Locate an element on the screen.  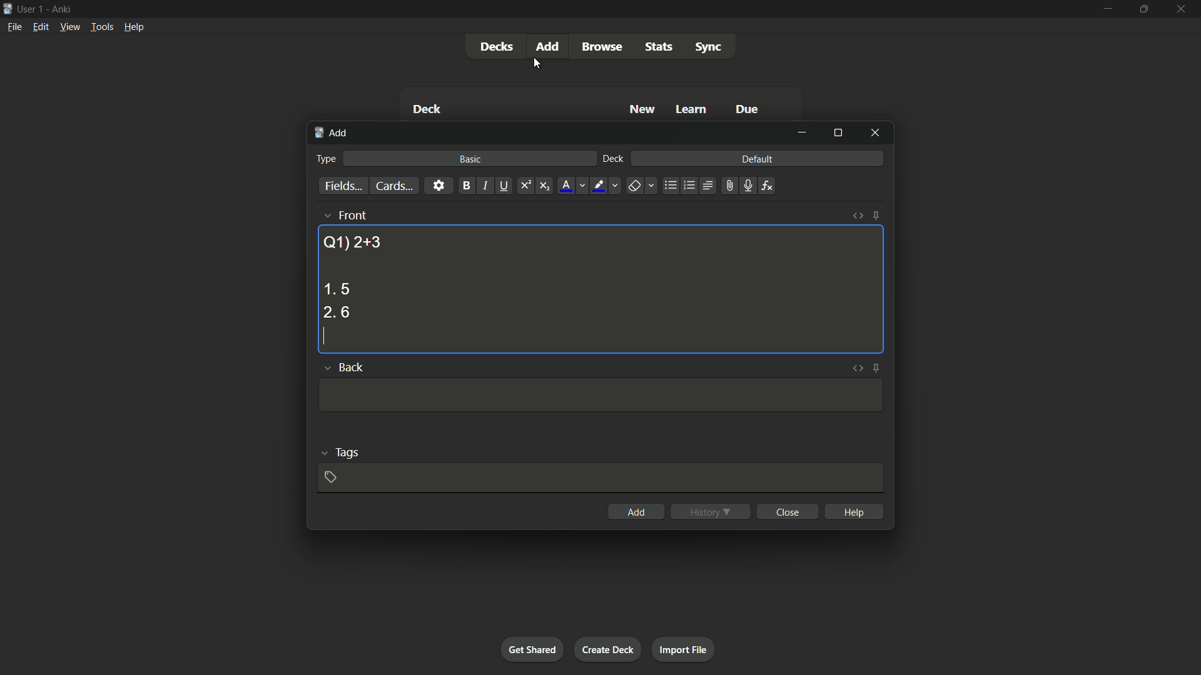
learn is located at coordinates (691, 110).